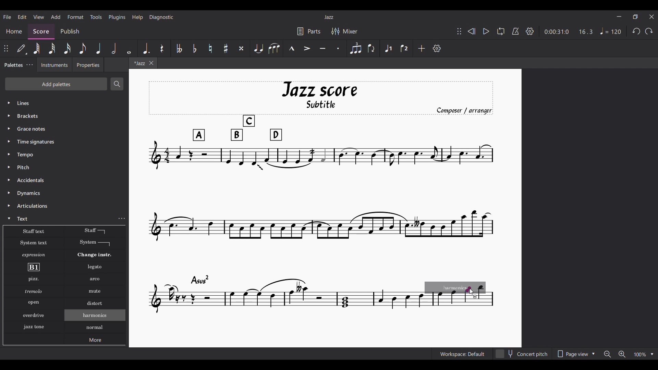 The height and width of the screenshot is (370, 658). I want to click on Staccato, so click(339, 48).